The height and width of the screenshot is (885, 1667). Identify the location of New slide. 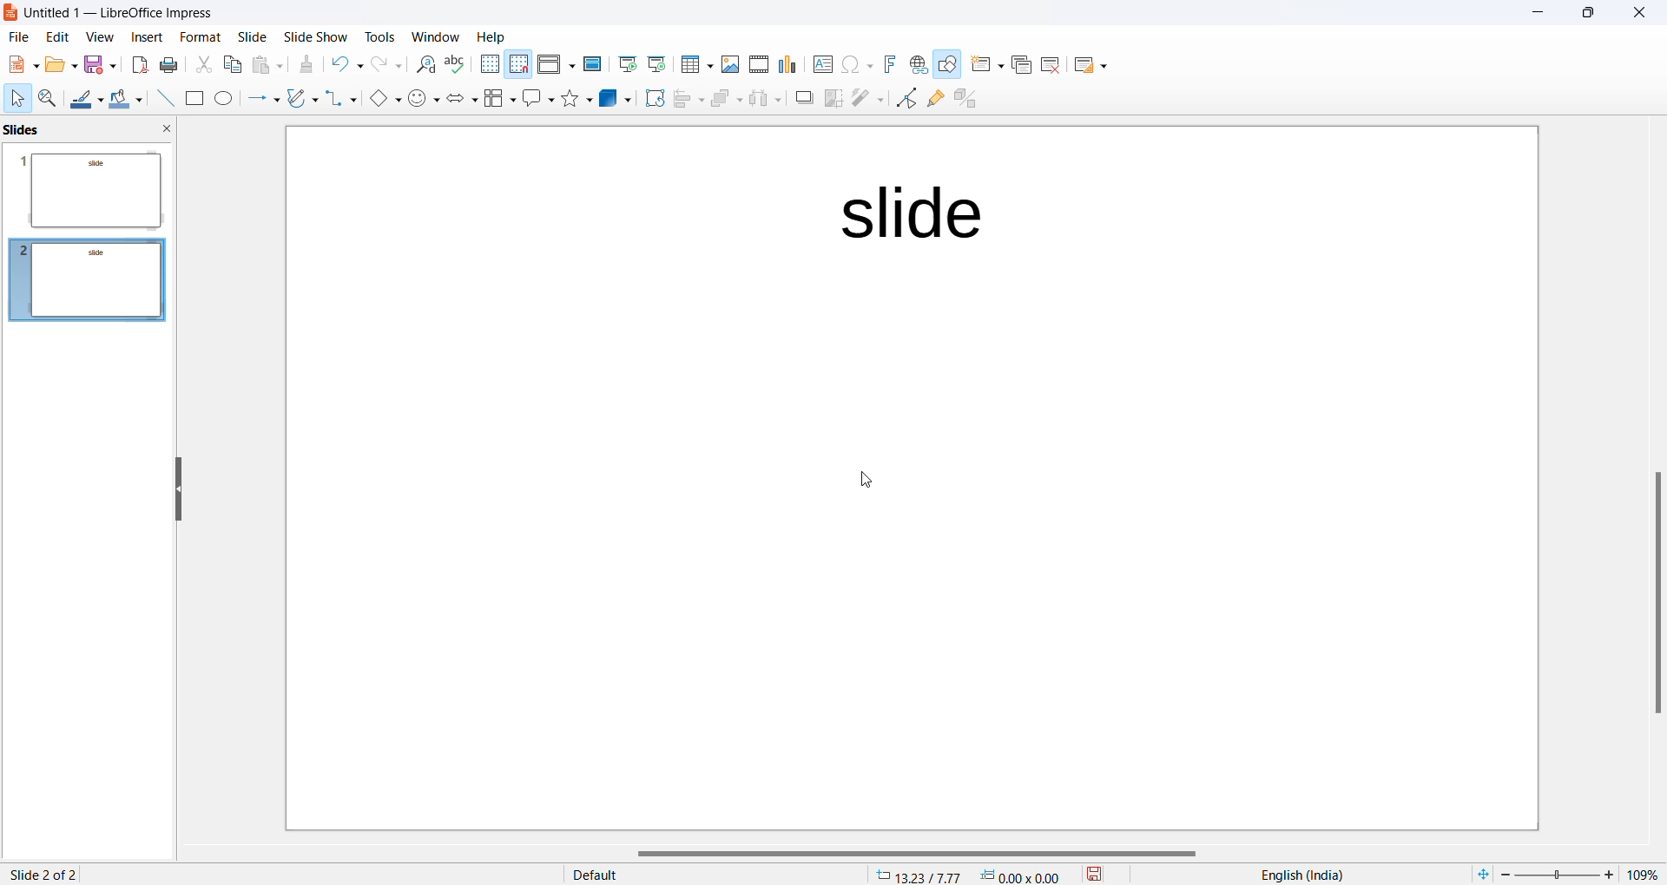
(984, 66).